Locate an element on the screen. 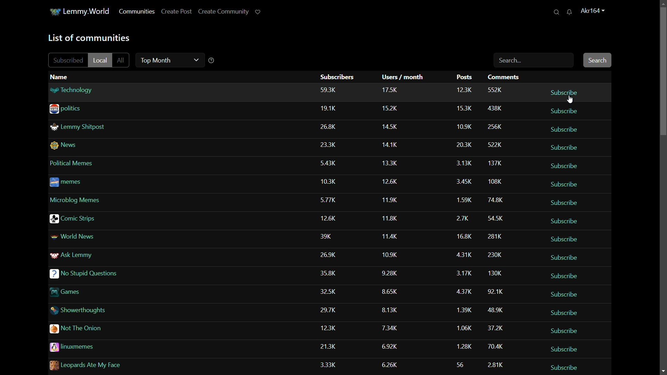  local is located at coordinates (101, 59).